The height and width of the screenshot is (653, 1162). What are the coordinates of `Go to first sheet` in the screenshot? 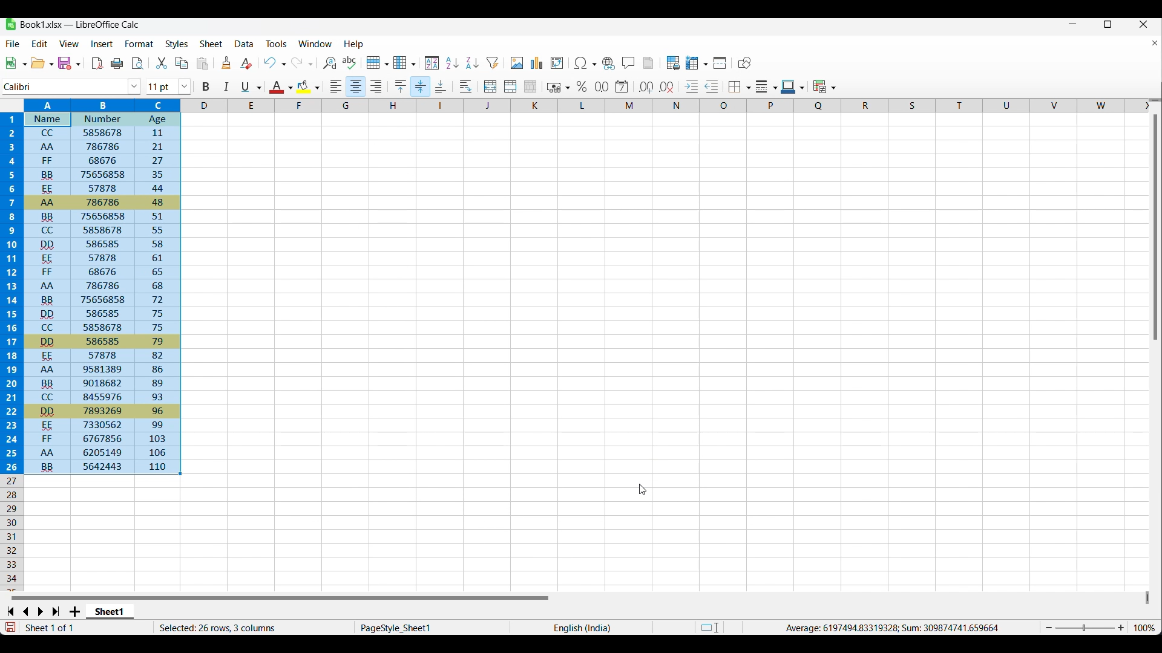 It's located at (10, 611).